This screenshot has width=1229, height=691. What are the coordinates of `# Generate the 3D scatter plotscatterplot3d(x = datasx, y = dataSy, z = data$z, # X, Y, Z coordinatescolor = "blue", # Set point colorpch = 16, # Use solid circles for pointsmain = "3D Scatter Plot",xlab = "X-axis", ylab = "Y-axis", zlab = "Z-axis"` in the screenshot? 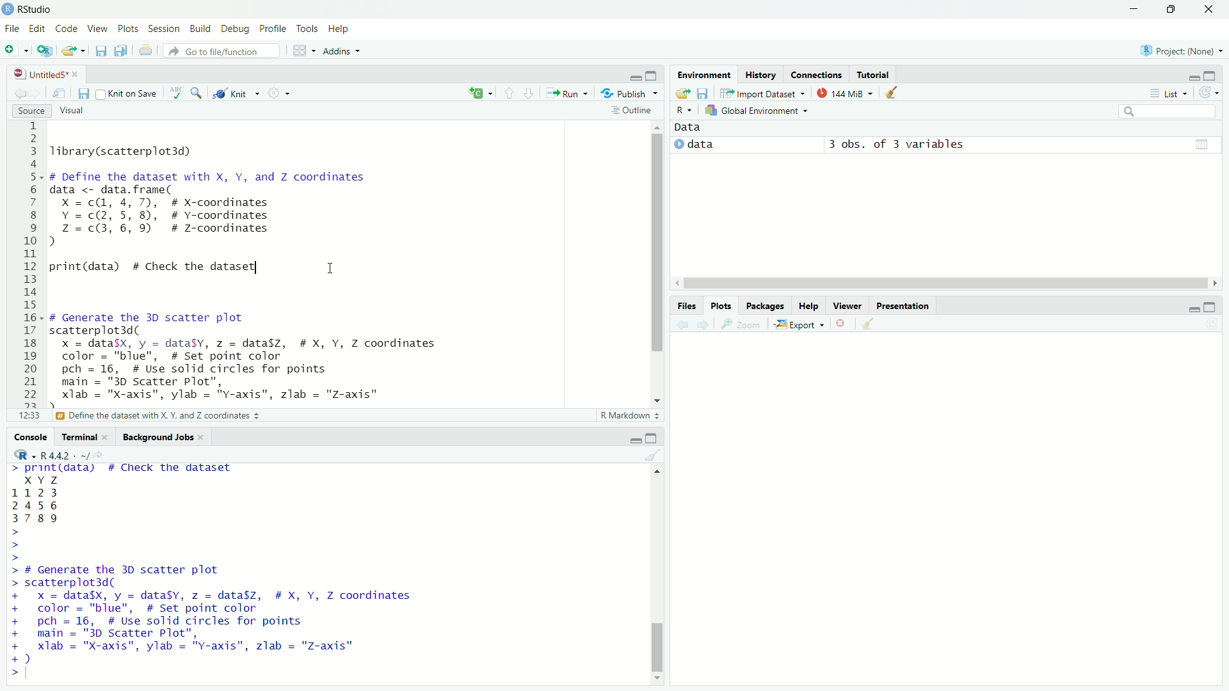 It's located at (261, 358).